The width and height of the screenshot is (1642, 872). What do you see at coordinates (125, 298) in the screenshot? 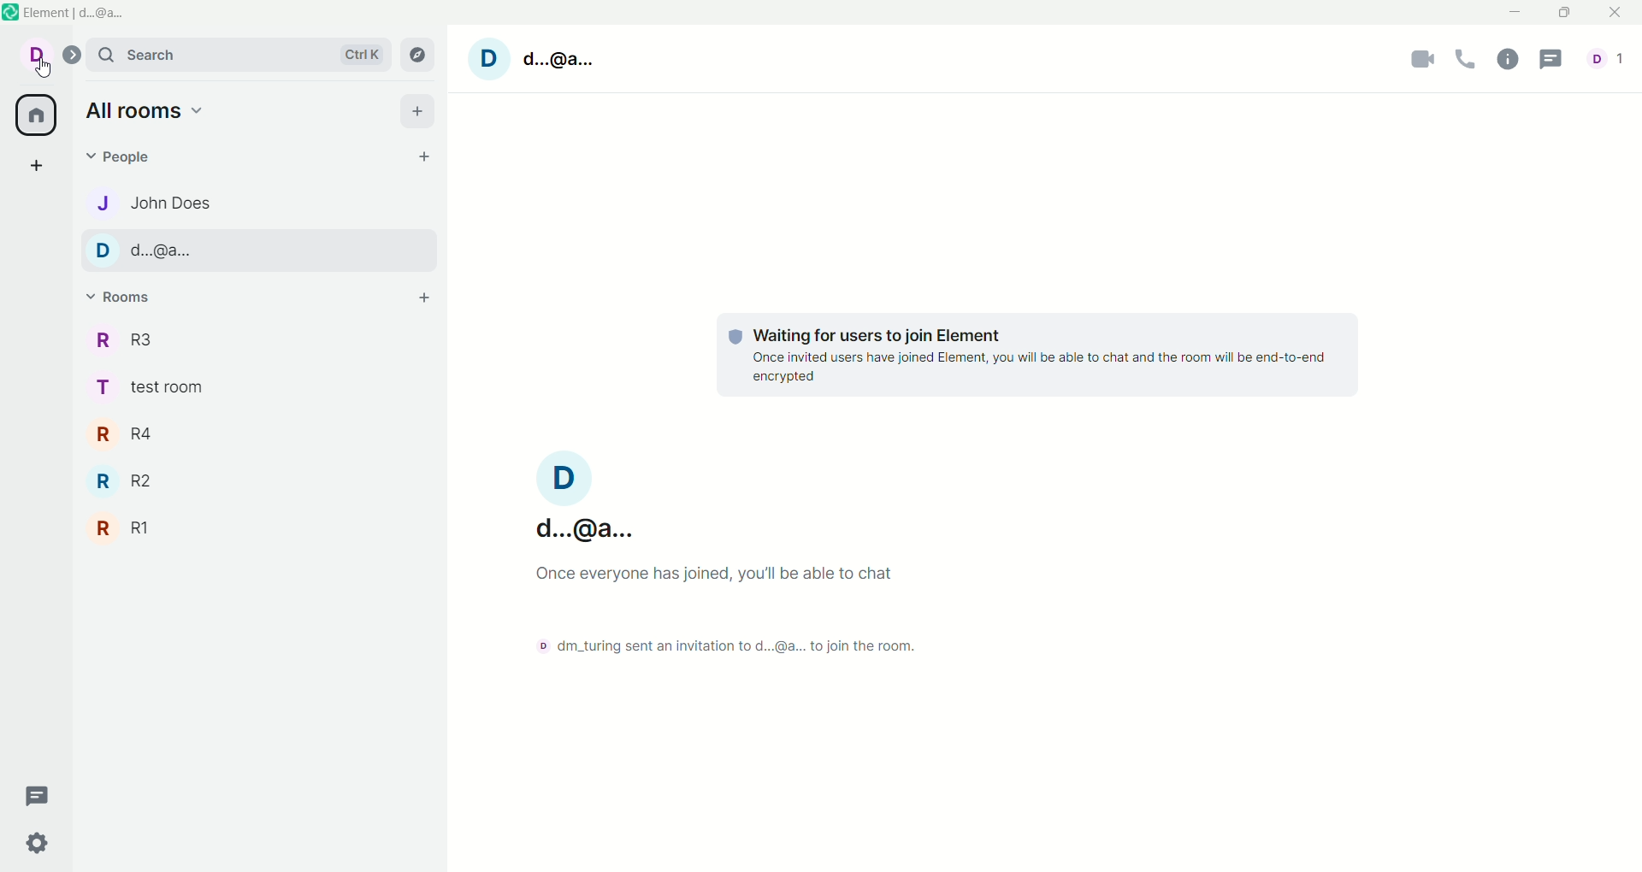
I see `rooms` at bounding box center [125, 298].